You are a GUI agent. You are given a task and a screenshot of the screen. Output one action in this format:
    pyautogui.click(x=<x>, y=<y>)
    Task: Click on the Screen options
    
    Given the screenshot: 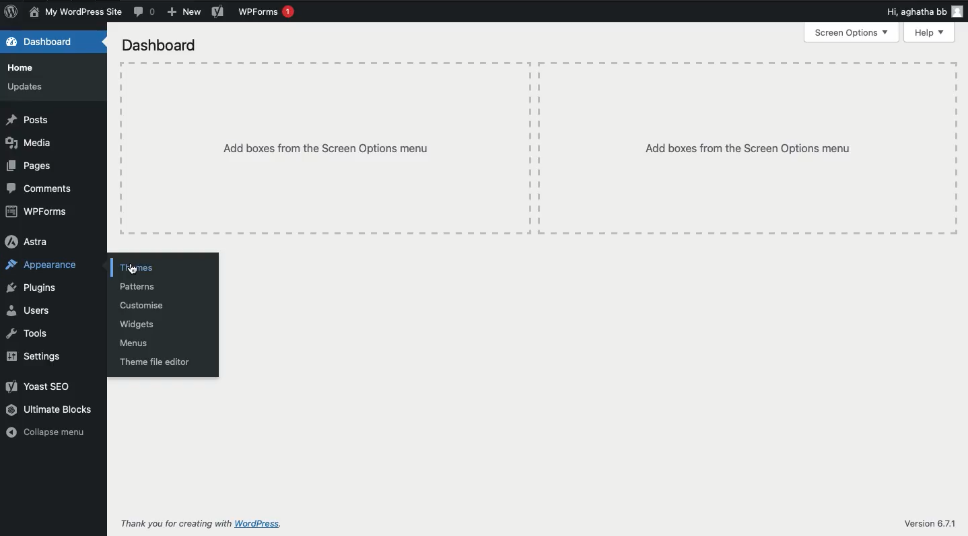 What is the action you would take?
    pyautogui.click(x=852, y=34)
    